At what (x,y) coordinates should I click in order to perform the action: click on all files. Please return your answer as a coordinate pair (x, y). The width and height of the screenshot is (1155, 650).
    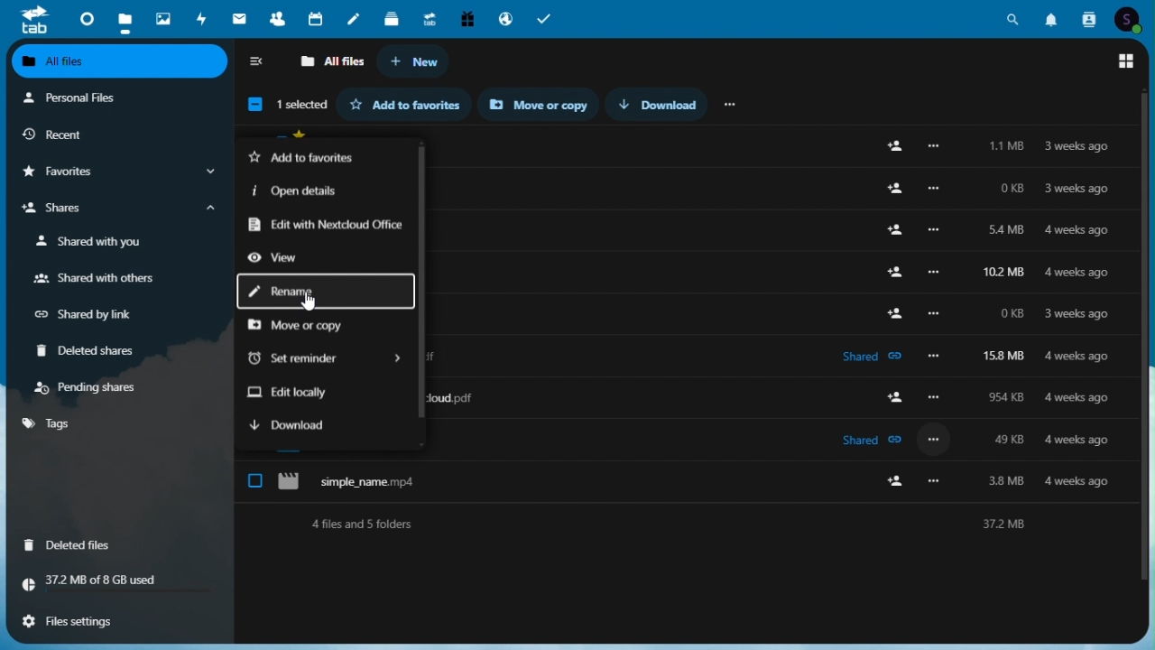
    Looking at the image, I should click on (331, 62).